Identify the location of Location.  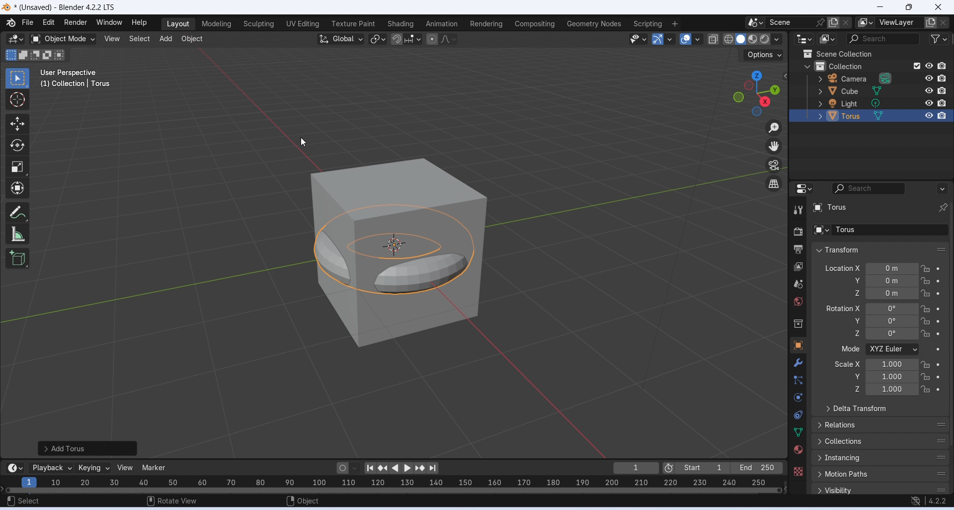
(904, 268).